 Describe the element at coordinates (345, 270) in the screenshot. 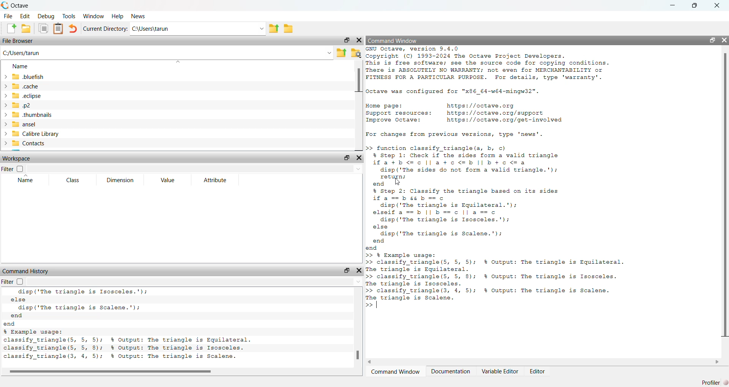

I see `unlock widget` at that location.